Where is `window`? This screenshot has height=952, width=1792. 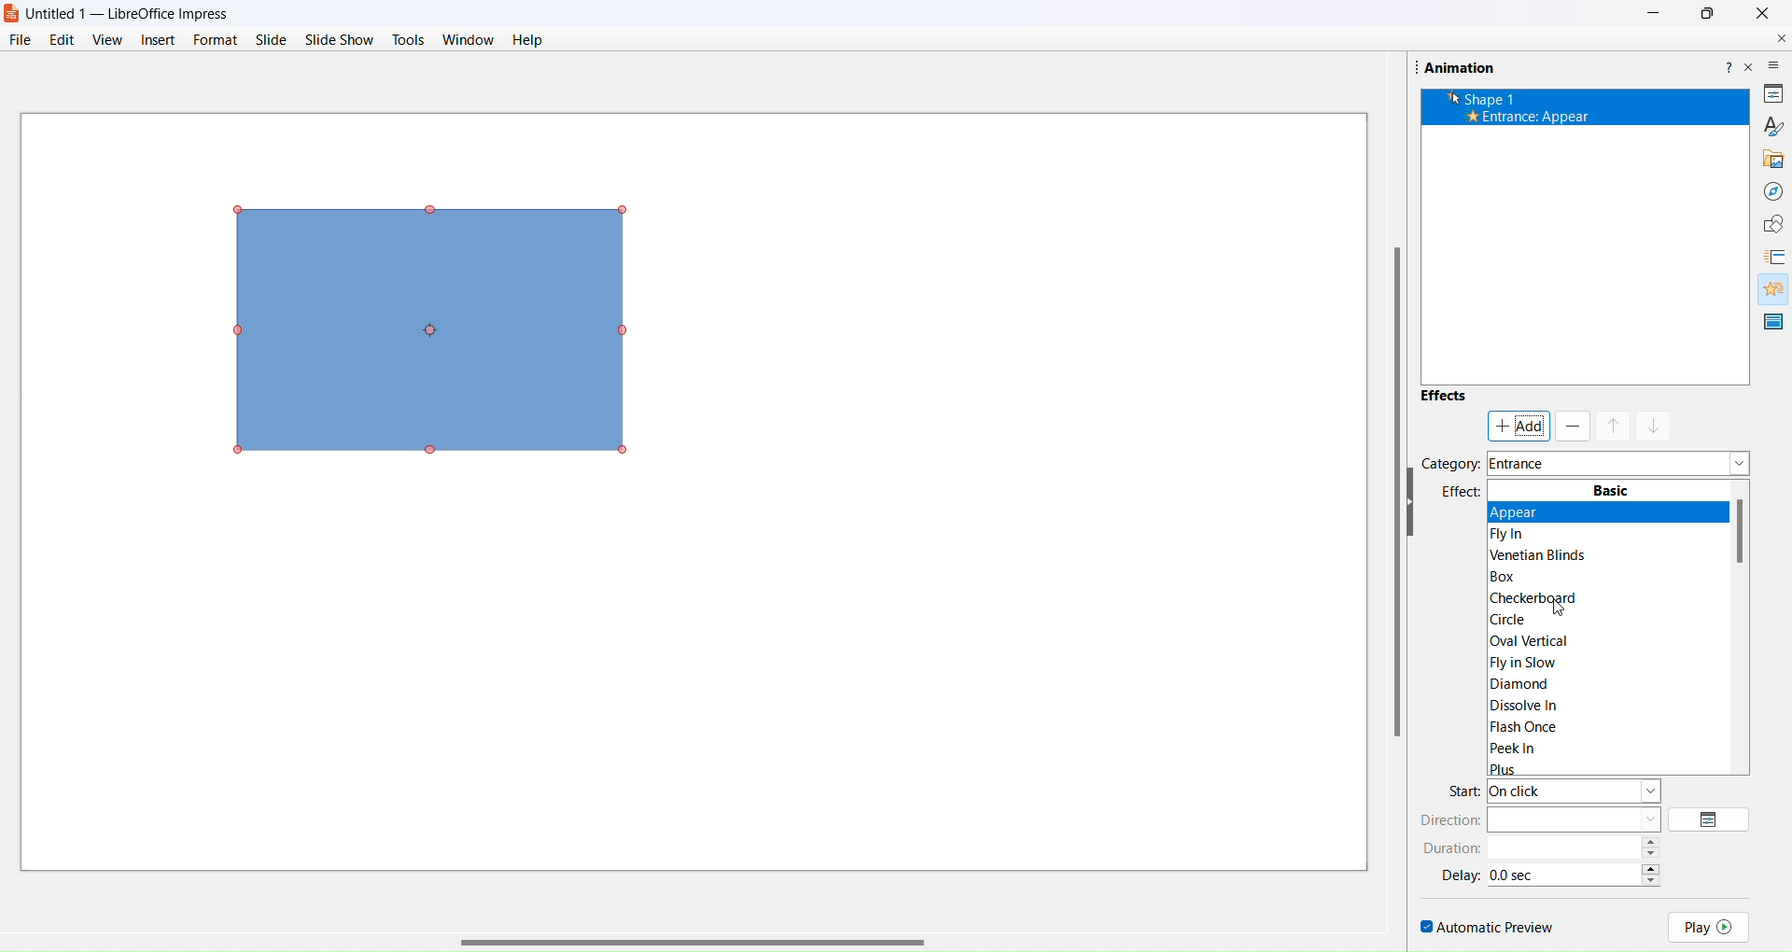
window is located at coordinates (469, 41).